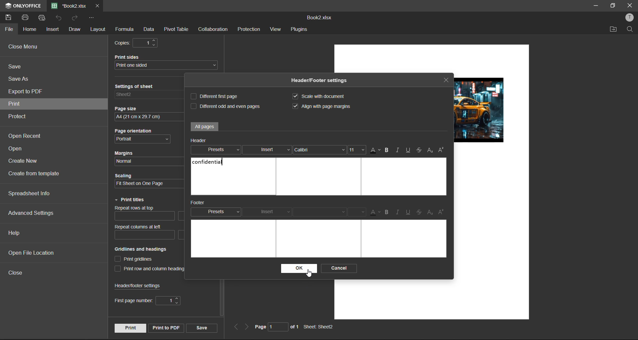 The height and width of the screenshot is (340, 638). I want to click on page number, so click(276, 328).